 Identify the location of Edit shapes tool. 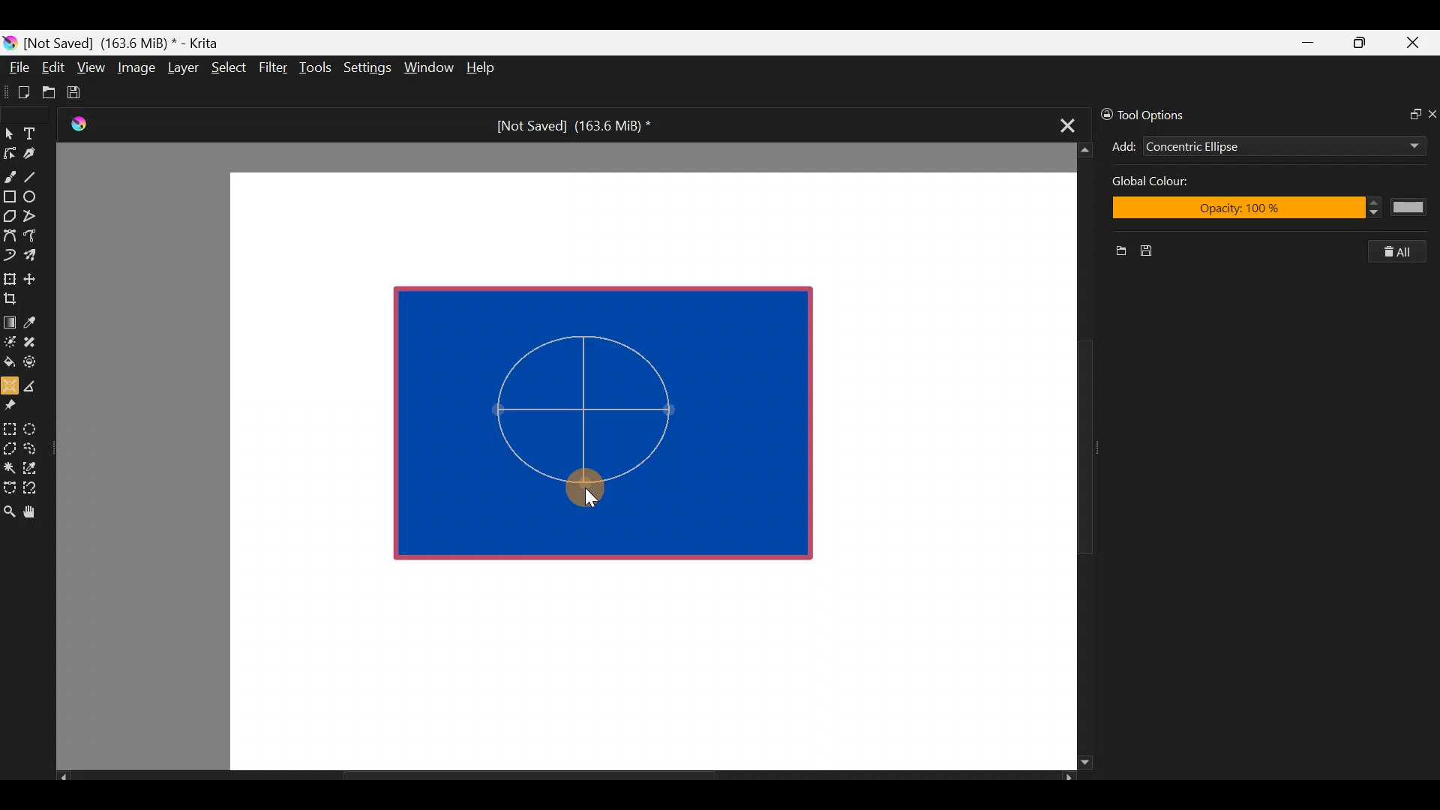
(10, 152).